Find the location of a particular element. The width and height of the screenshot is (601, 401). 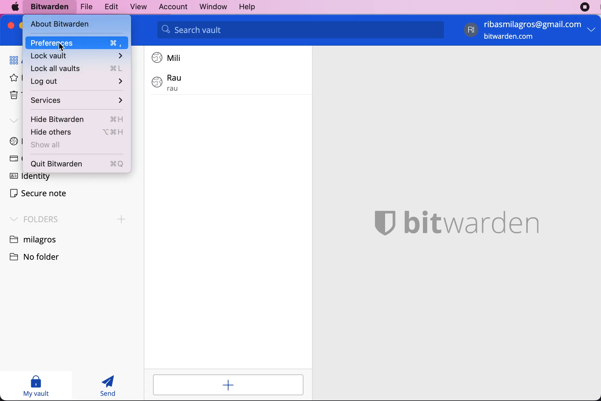

mac logo is located at coordinates (16, 7).